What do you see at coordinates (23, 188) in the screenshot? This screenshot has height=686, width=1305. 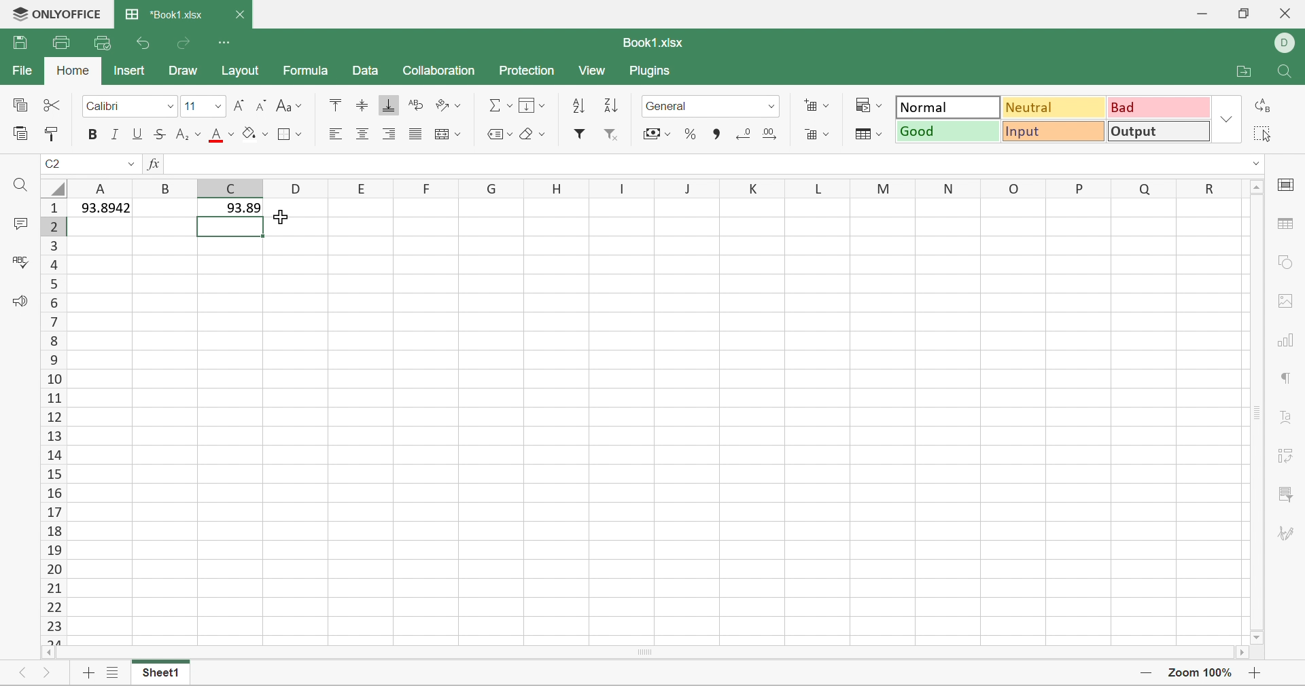 I see `Find` at bounding box center [23, 188].